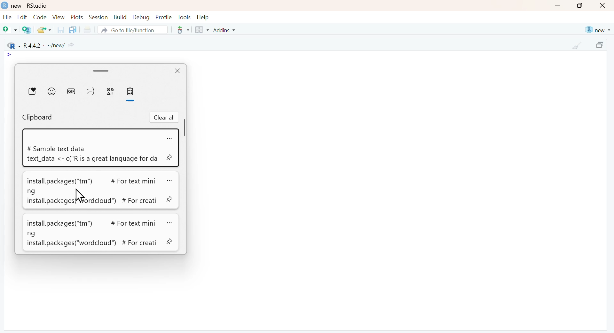 This screenshot has height=333, width=614. I want to click on close, so click(602, 6).